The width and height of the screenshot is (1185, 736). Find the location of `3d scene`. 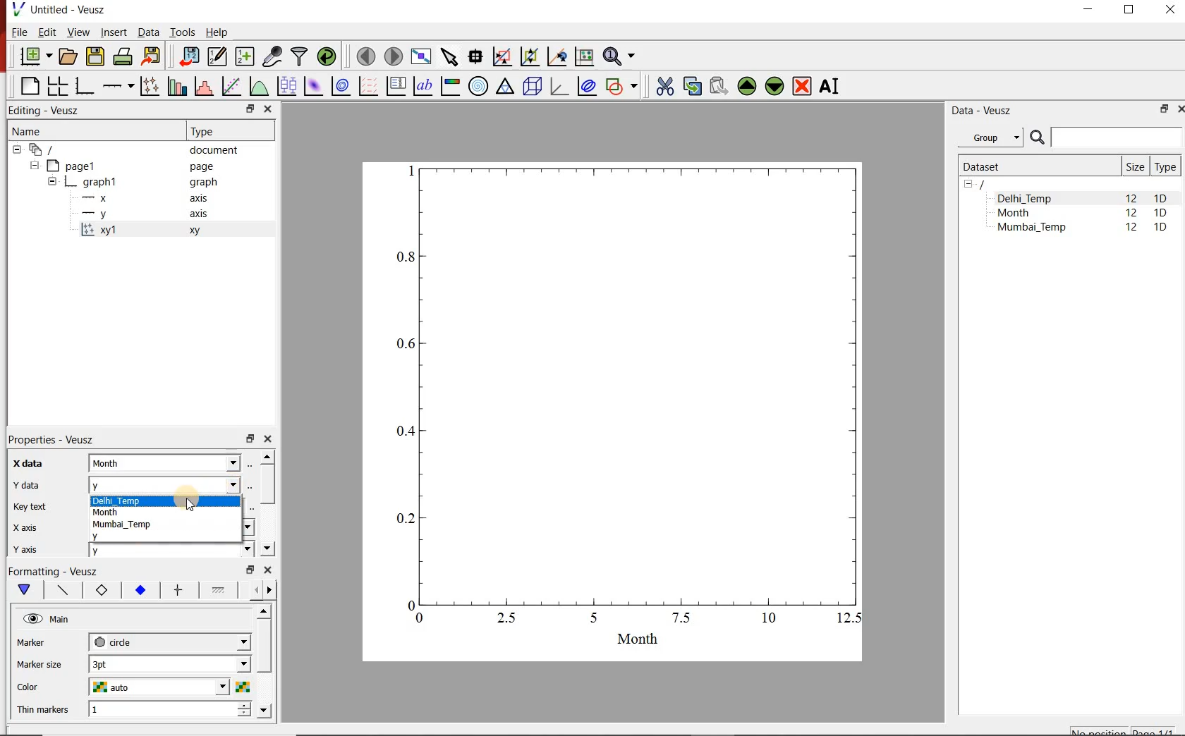

3d scene is located at coordinates (531, 87).